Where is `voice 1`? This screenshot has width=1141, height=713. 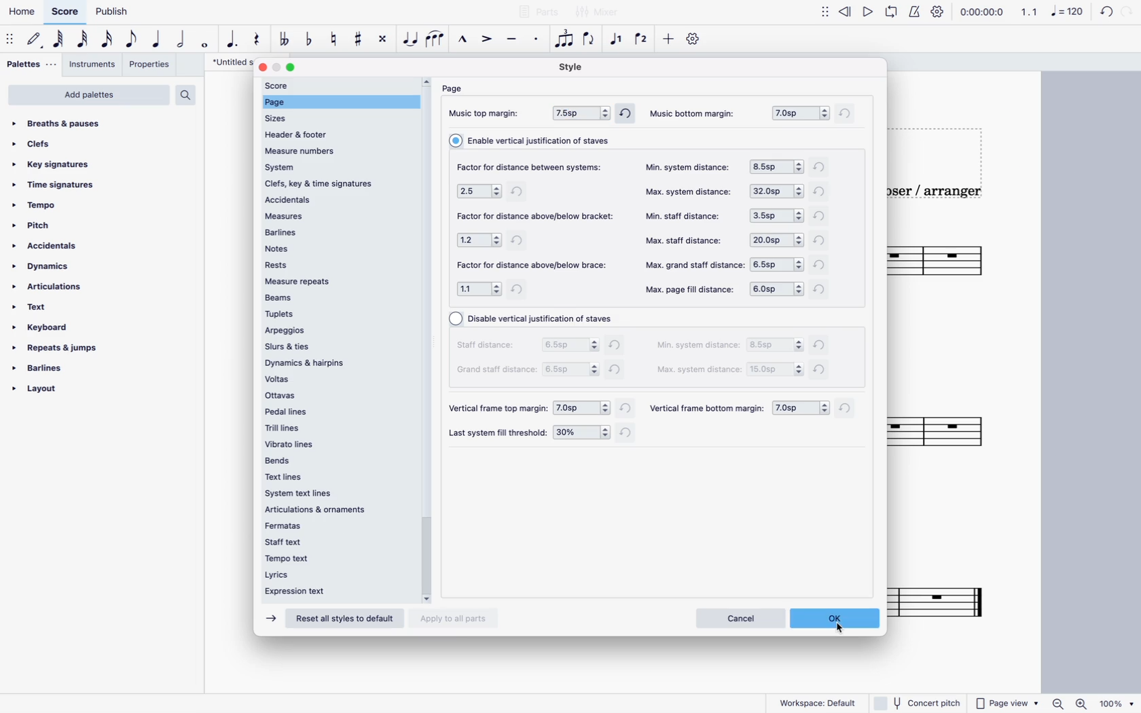 voice 1 is located at coordinates (617, 40).